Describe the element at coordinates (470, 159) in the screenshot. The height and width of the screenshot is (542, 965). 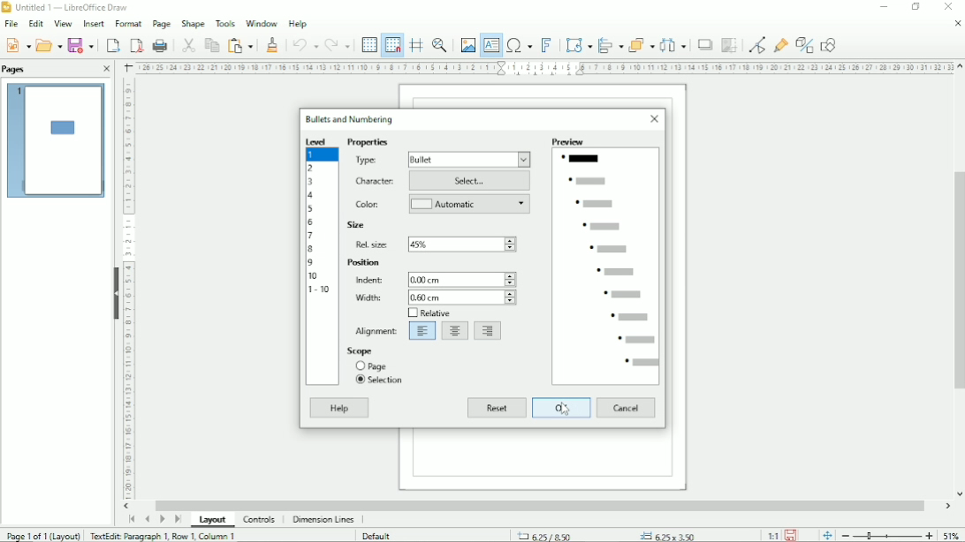
I see `Bullet` at that location.